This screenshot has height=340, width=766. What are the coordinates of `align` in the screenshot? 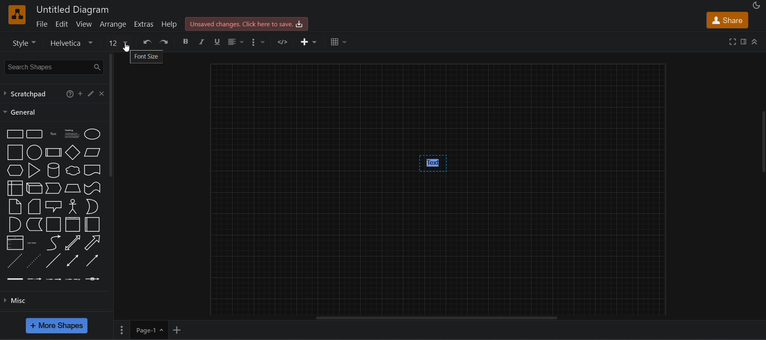 It's located at (236, 42).